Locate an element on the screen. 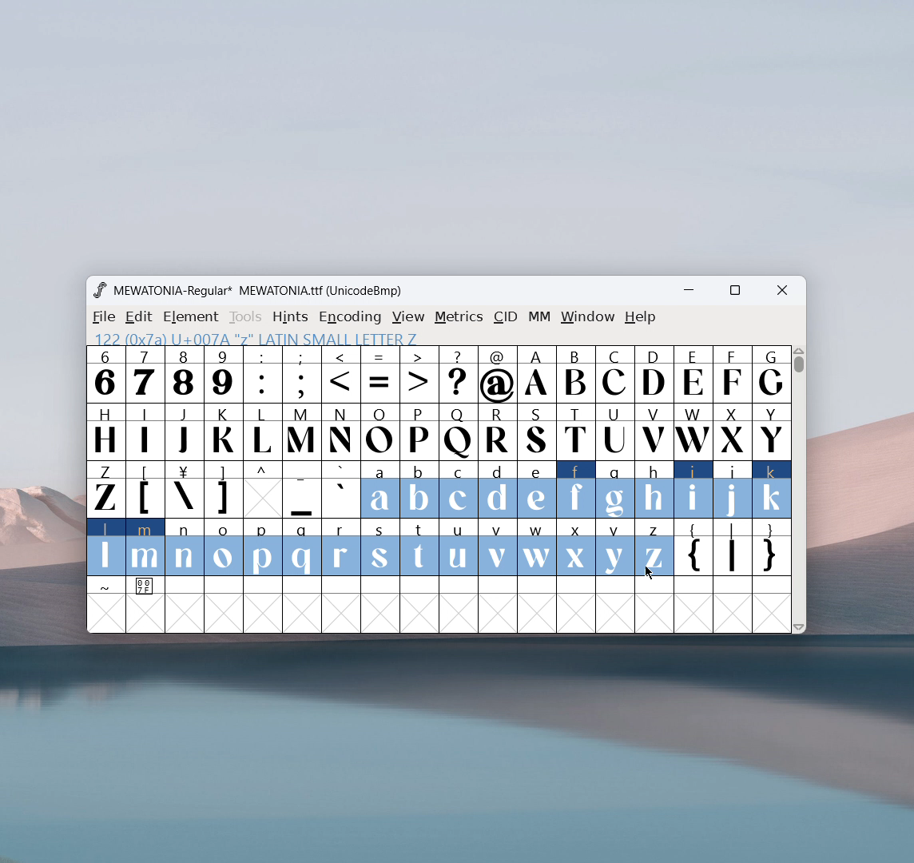 The width and height of the screenshot is (914, 863). k is located at coordinates (773, 490).